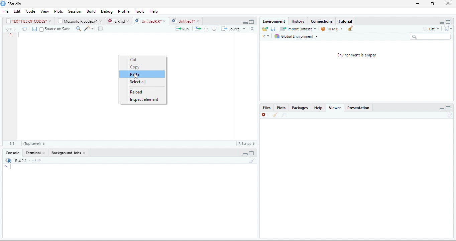  What do you see at coordinates (273, 21) in the screenshot?
I see `‘Environment` at bounding box center [273, 21].